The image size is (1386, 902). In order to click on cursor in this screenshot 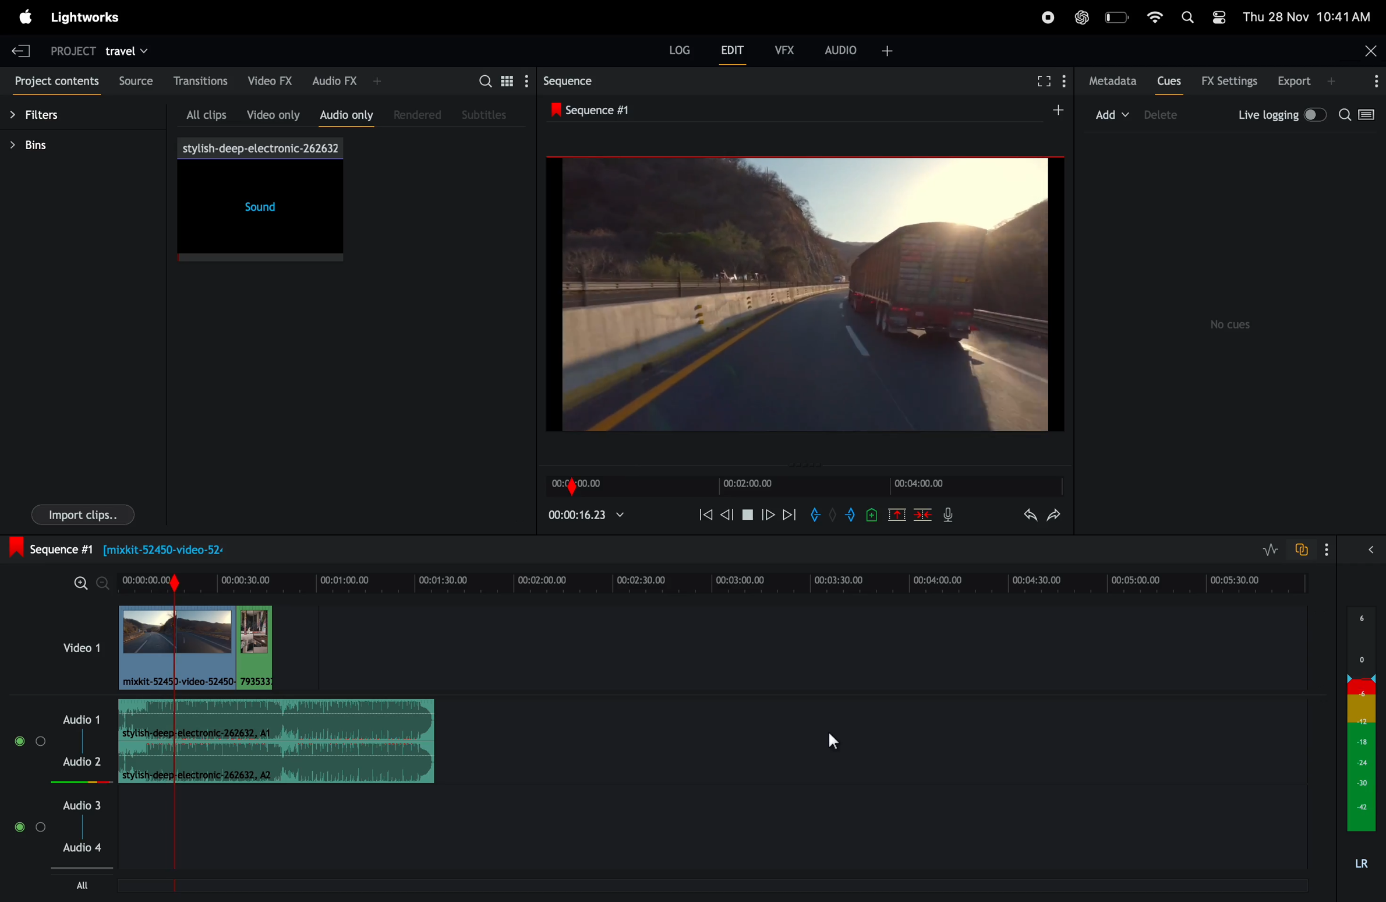, I will do `click(836, 738)`.